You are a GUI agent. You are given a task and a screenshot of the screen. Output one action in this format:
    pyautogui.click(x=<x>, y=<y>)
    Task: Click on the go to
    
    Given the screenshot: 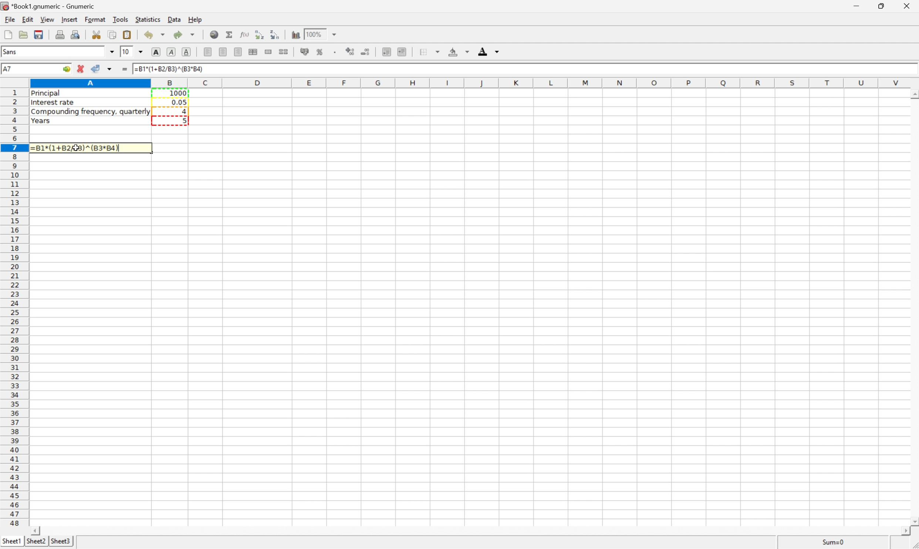 What is the action you would take?
    pyautogui.click(x=67, y=68)
    